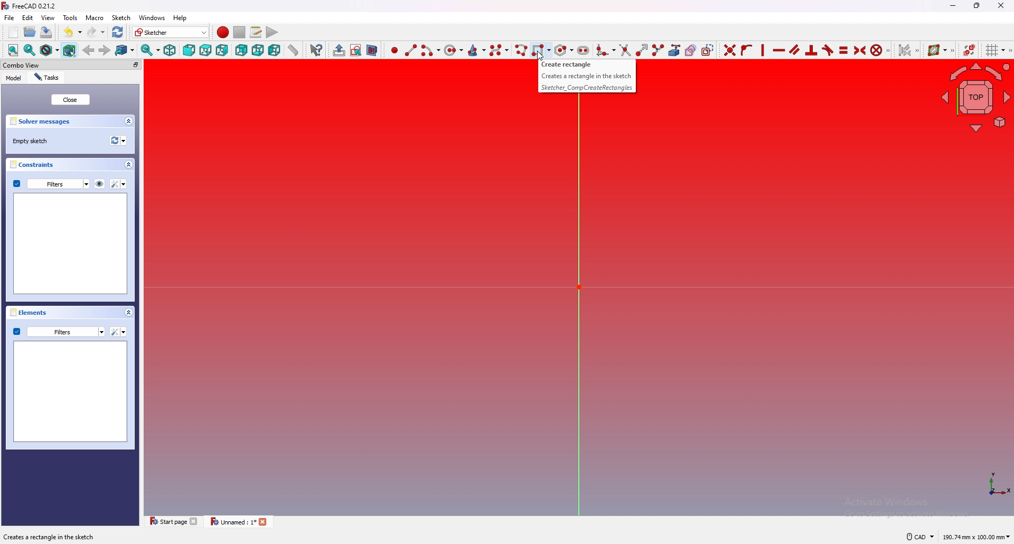  What do you see at coordinates (970, 50) in the screenshot?
I see `switch virtual space` at bounding box center [970, 50].